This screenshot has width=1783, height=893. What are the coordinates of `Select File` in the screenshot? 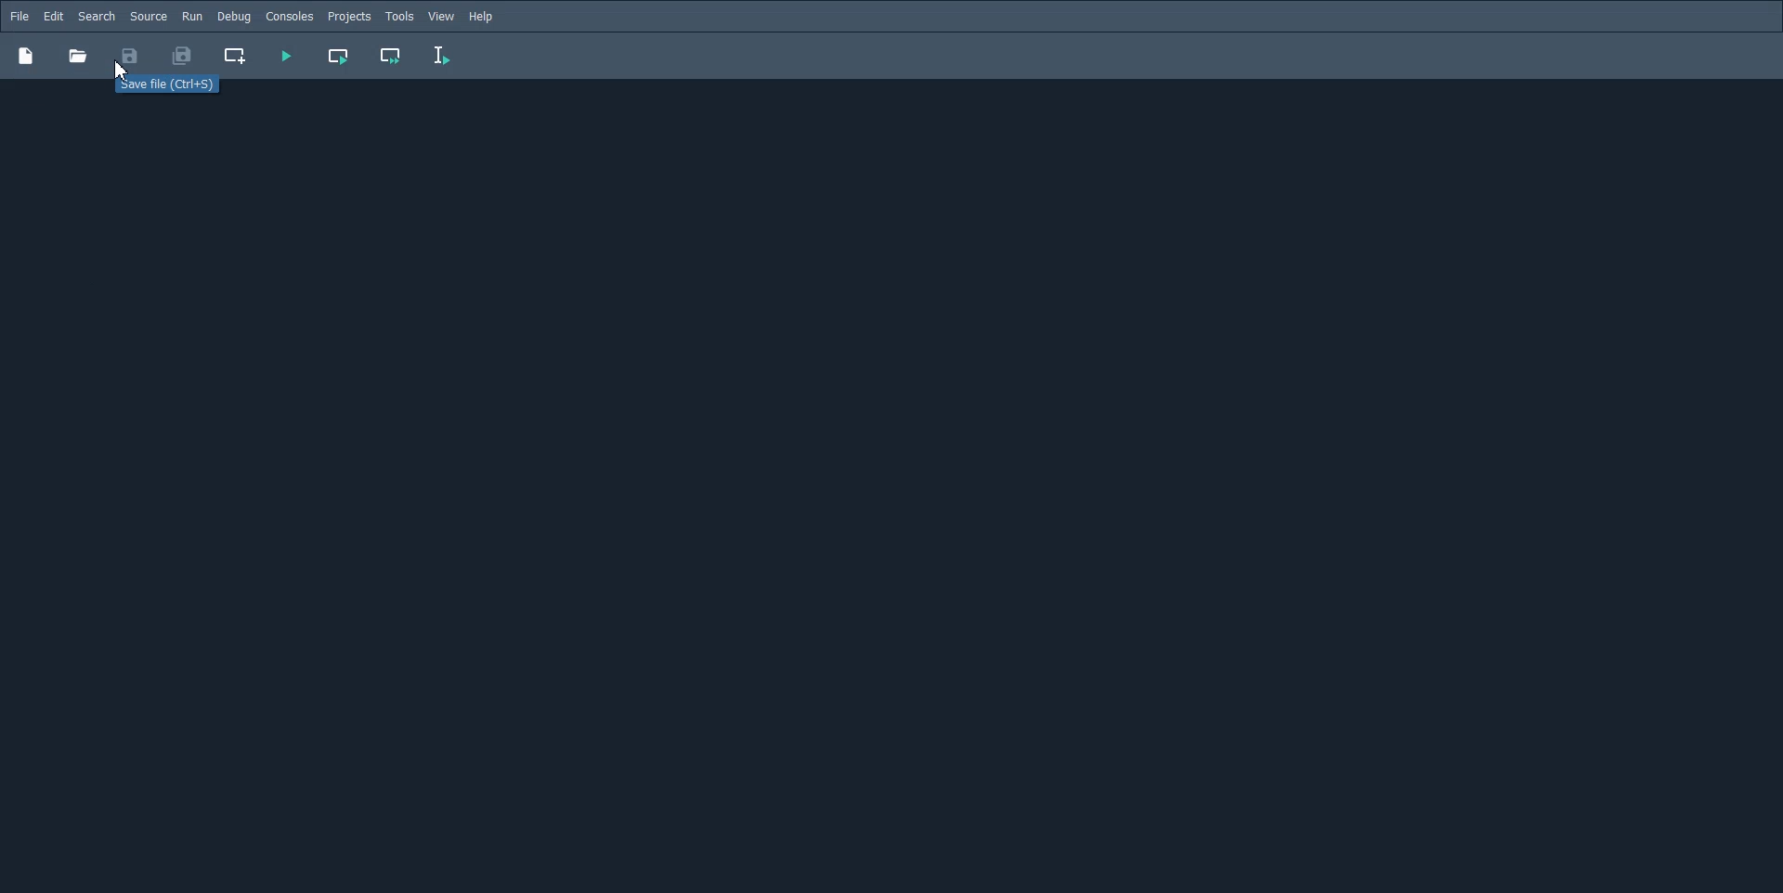 It's located at (160, 87).